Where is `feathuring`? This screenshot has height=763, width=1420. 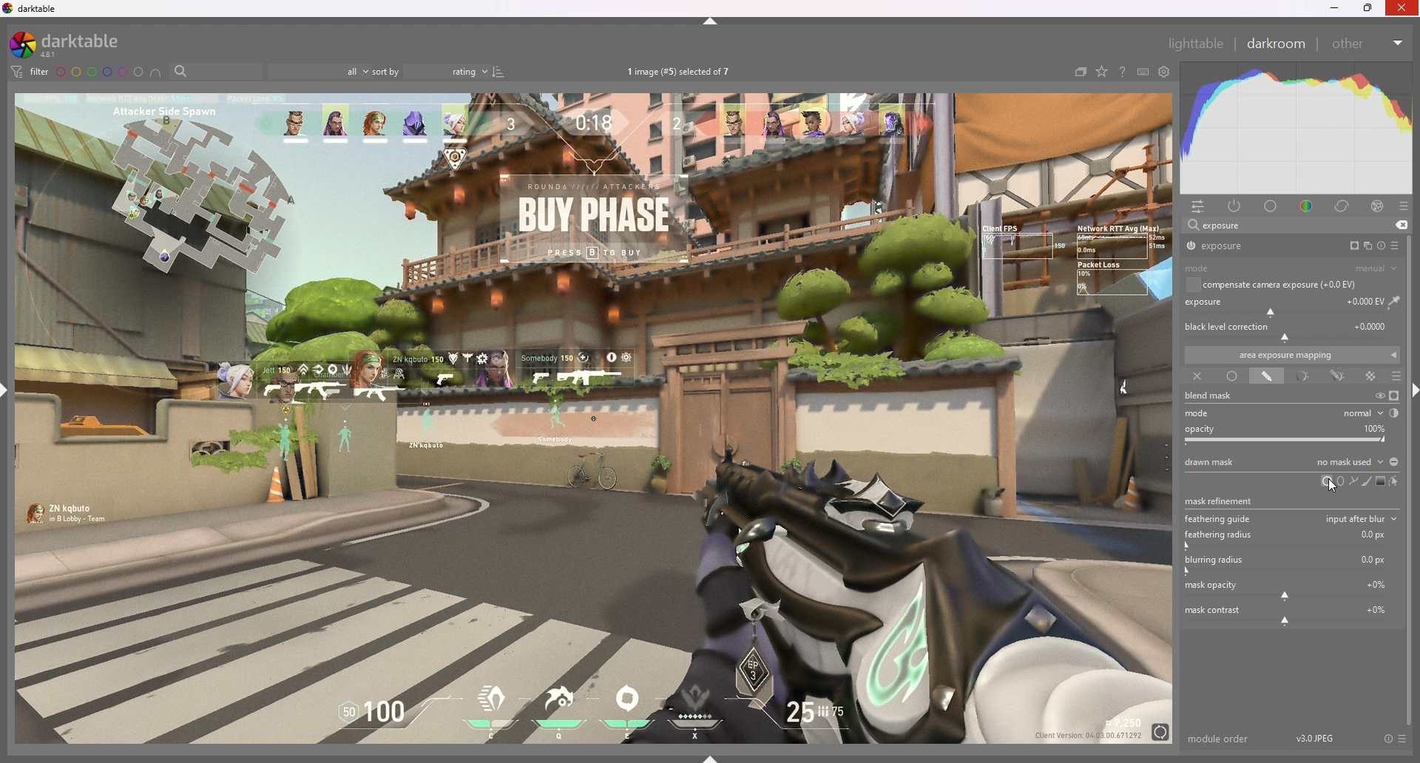 feathuring is located at coordinates (1289, 538).